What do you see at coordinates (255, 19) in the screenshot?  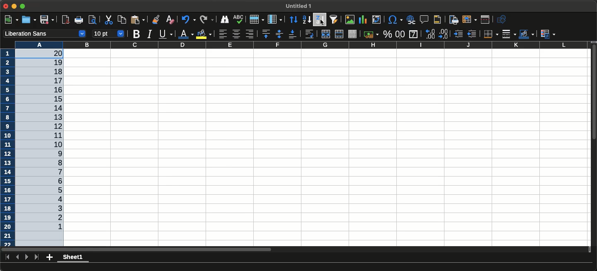 I see `Row` at bounding box center [255, 19].